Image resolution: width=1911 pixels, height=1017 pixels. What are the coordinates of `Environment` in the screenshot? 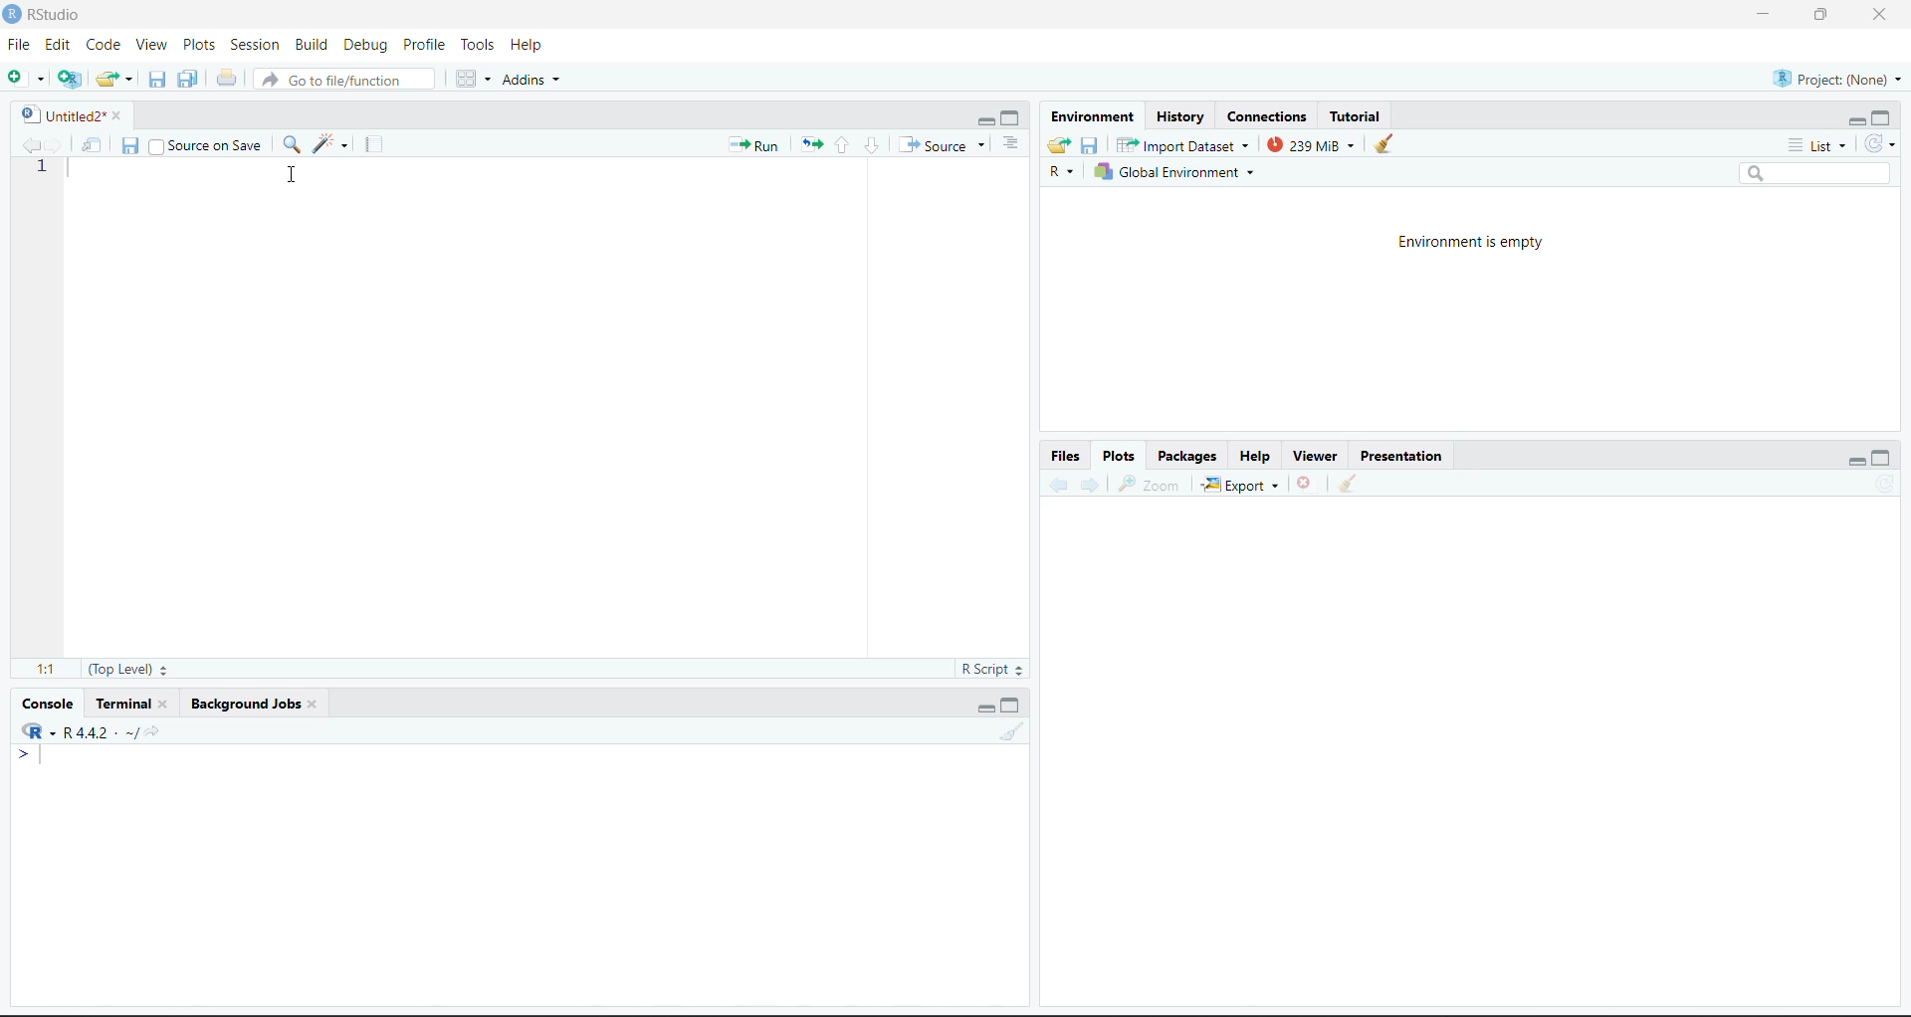 It's located at (1094, 119).